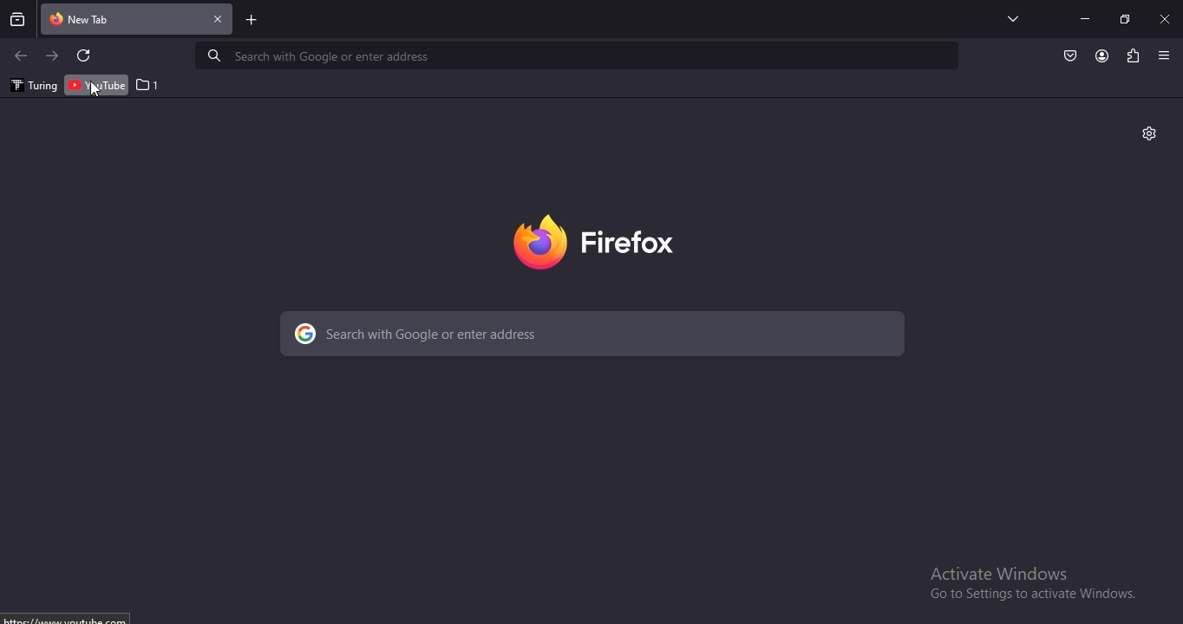 The image size is (1183, 624). I want to click on Search with Google or enter address, so click(317, 57).